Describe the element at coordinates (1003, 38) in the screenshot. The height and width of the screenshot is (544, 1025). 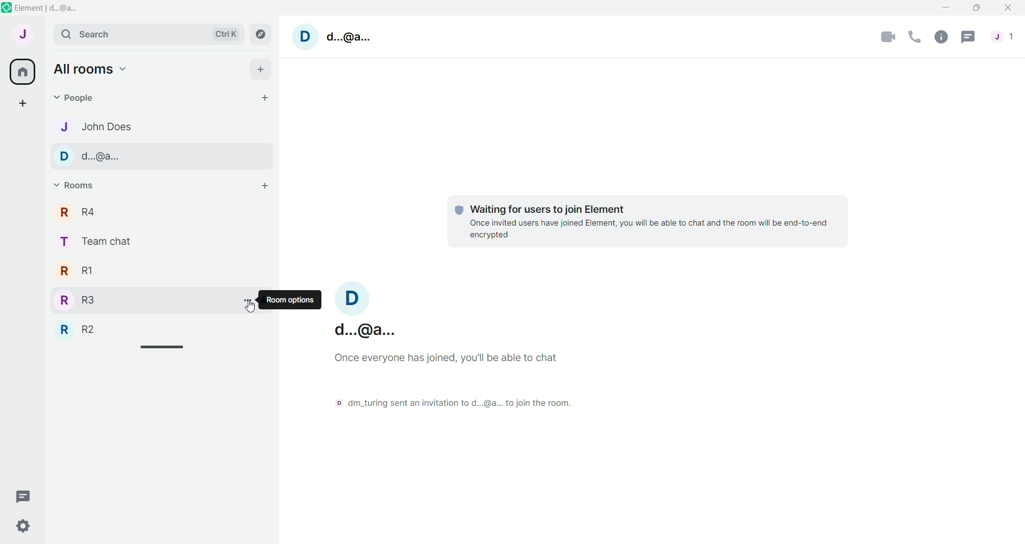
I see `account menu` at that location.